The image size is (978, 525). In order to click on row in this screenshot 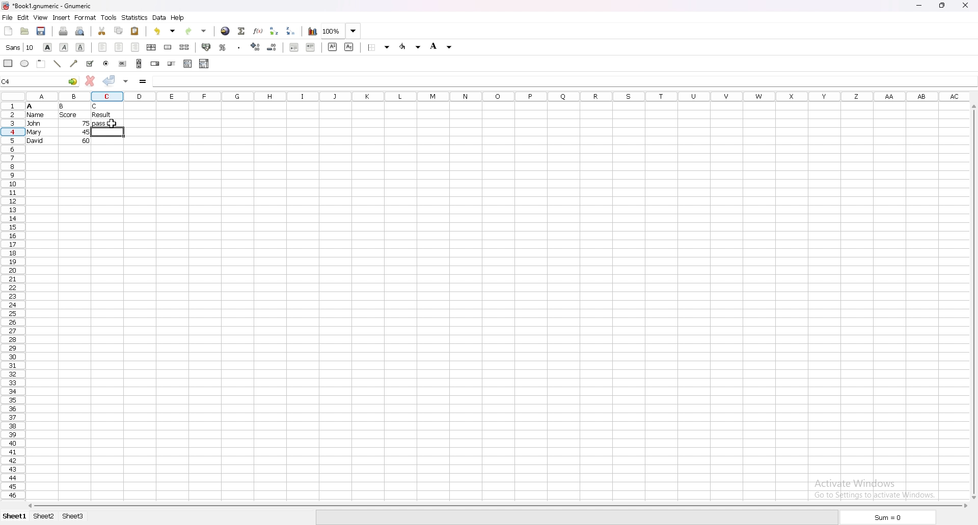, I will do `click(11, 299)`.